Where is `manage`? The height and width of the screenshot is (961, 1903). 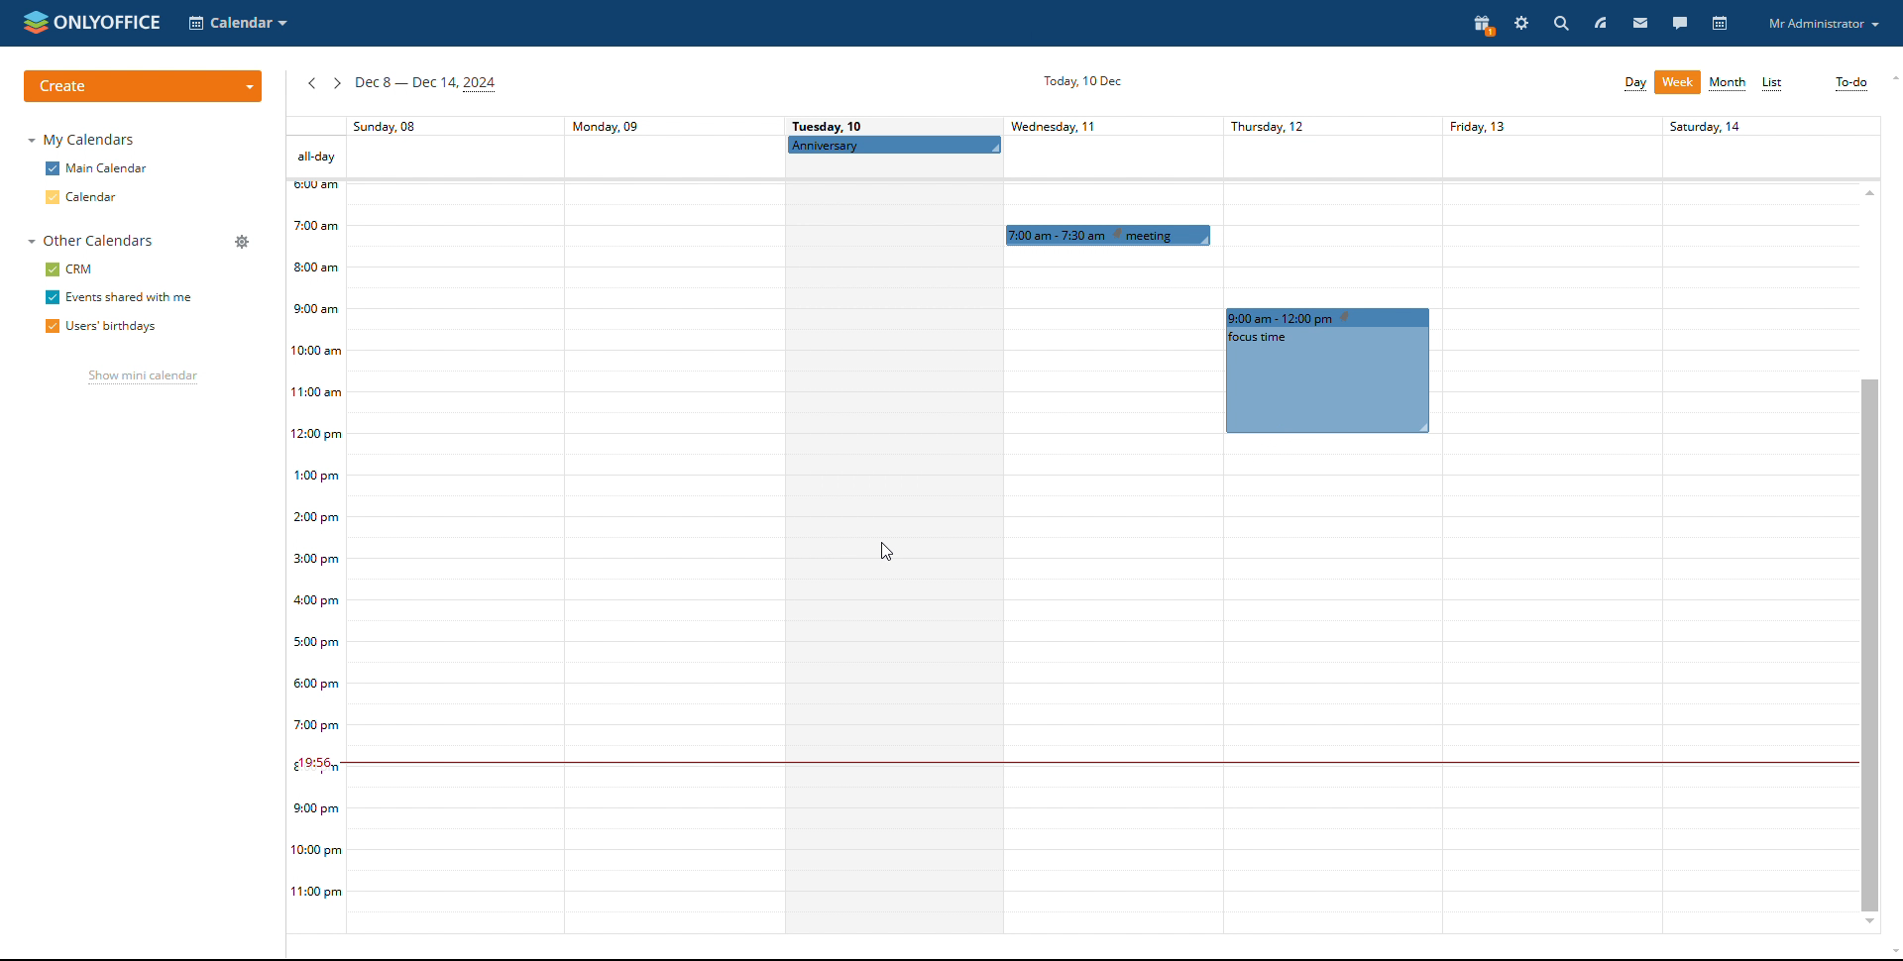 manage is located at coordinates (243, 242).